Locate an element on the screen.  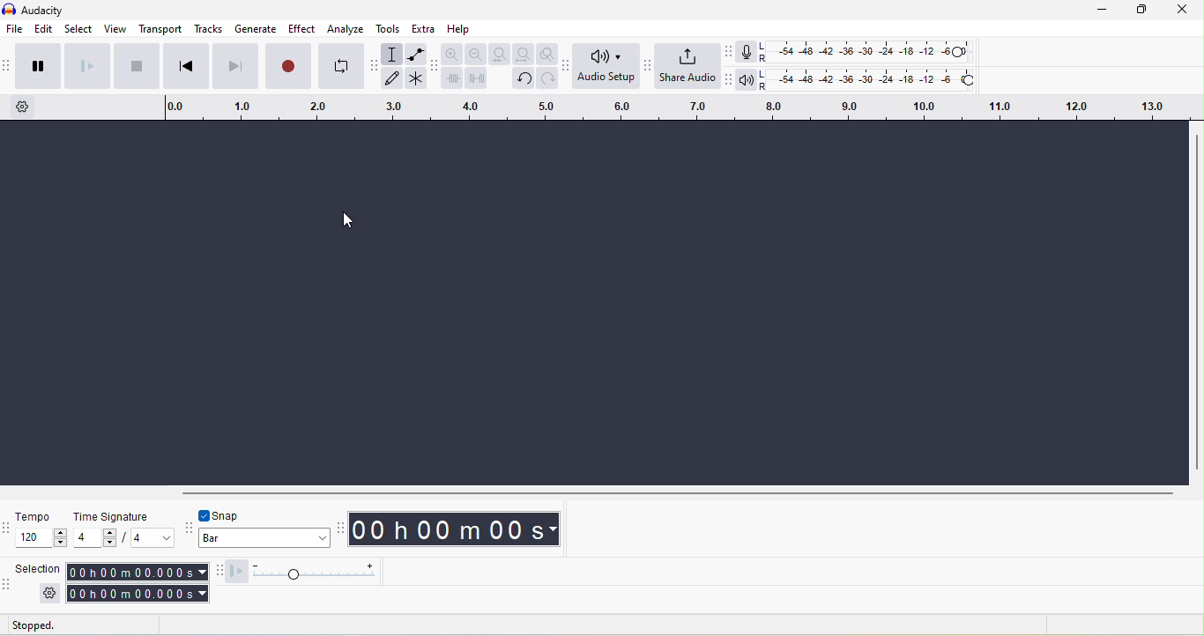
skip to end is located at coordinates (235, 66).